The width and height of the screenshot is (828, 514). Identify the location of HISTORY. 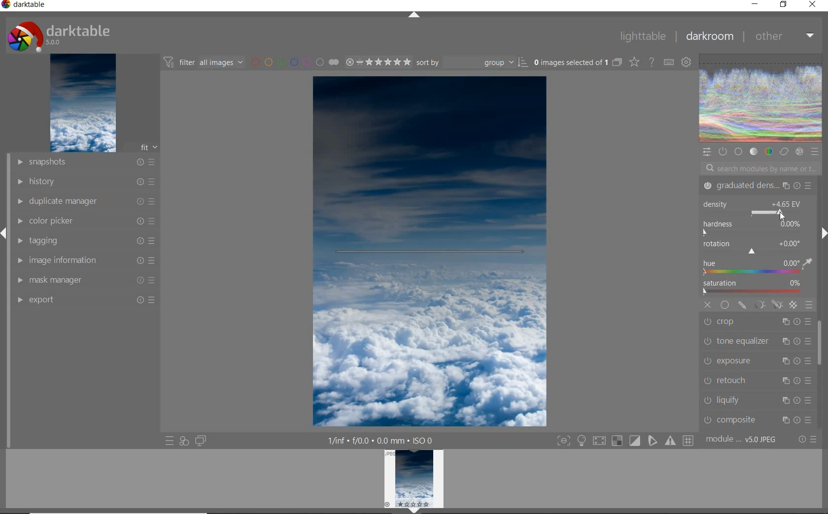
(85, 181).